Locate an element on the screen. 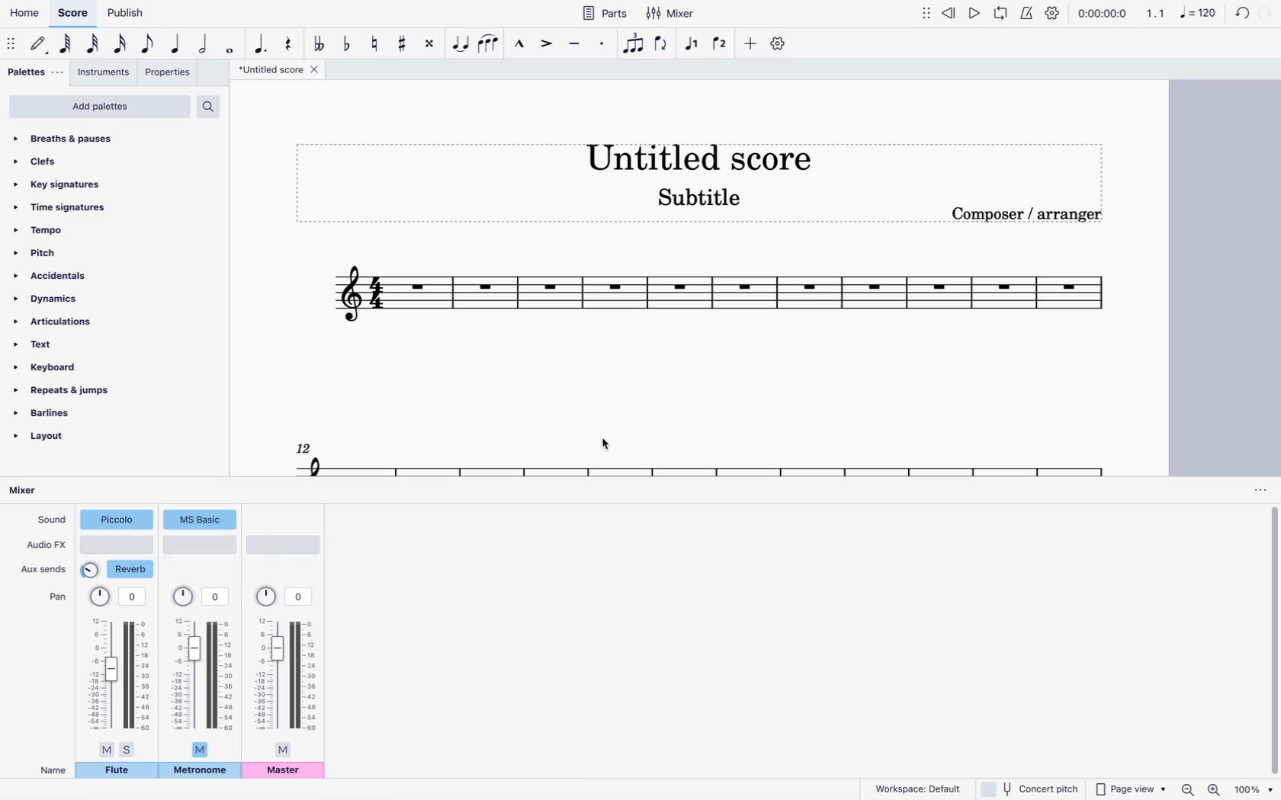 Image resolution: width=1281 pixels, height=800 pixels. palettes is located at coordinates (36, 75).